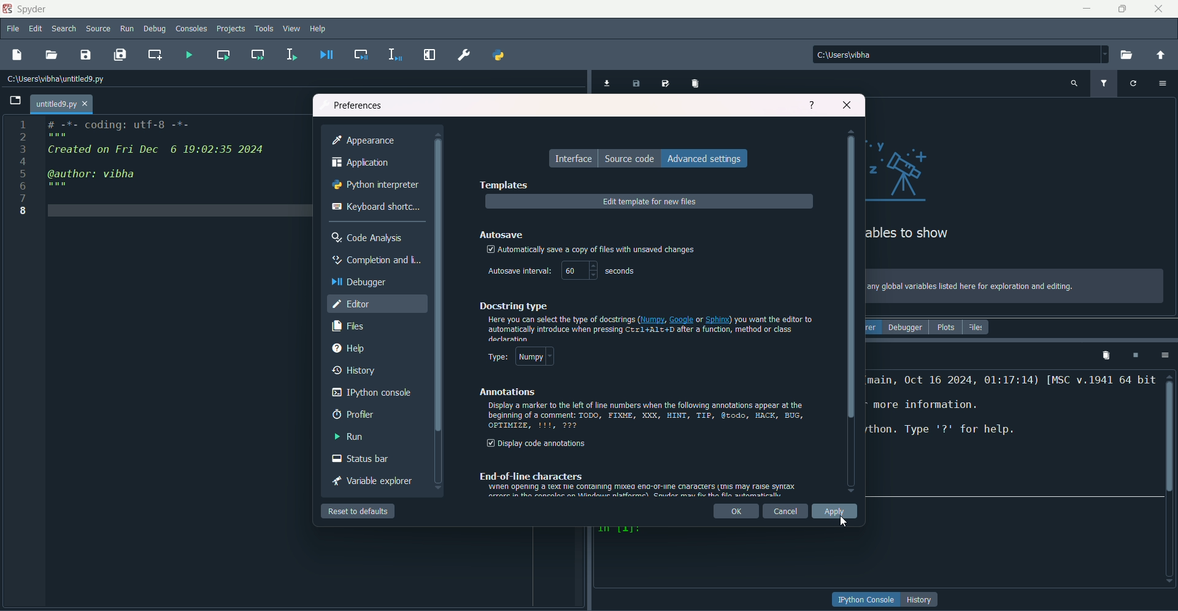  I want to click on close, so click(1159, 9).